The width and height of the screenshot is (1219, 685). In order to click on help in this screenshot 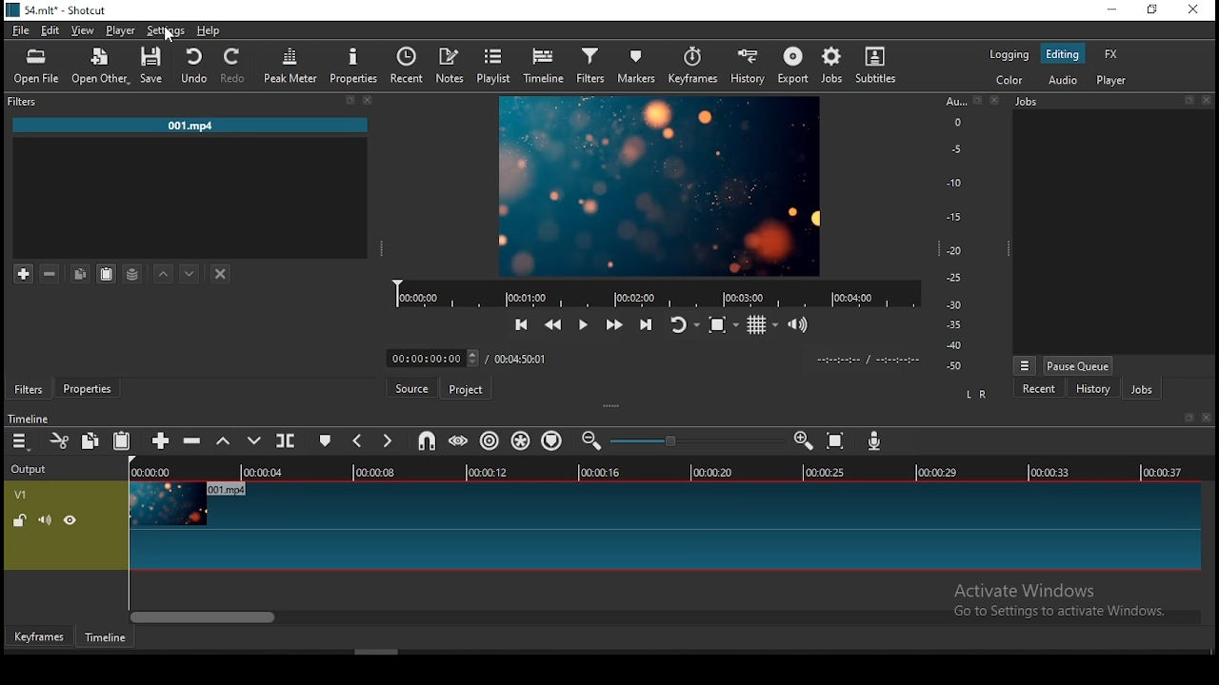, I will do `click(209, 30)`.